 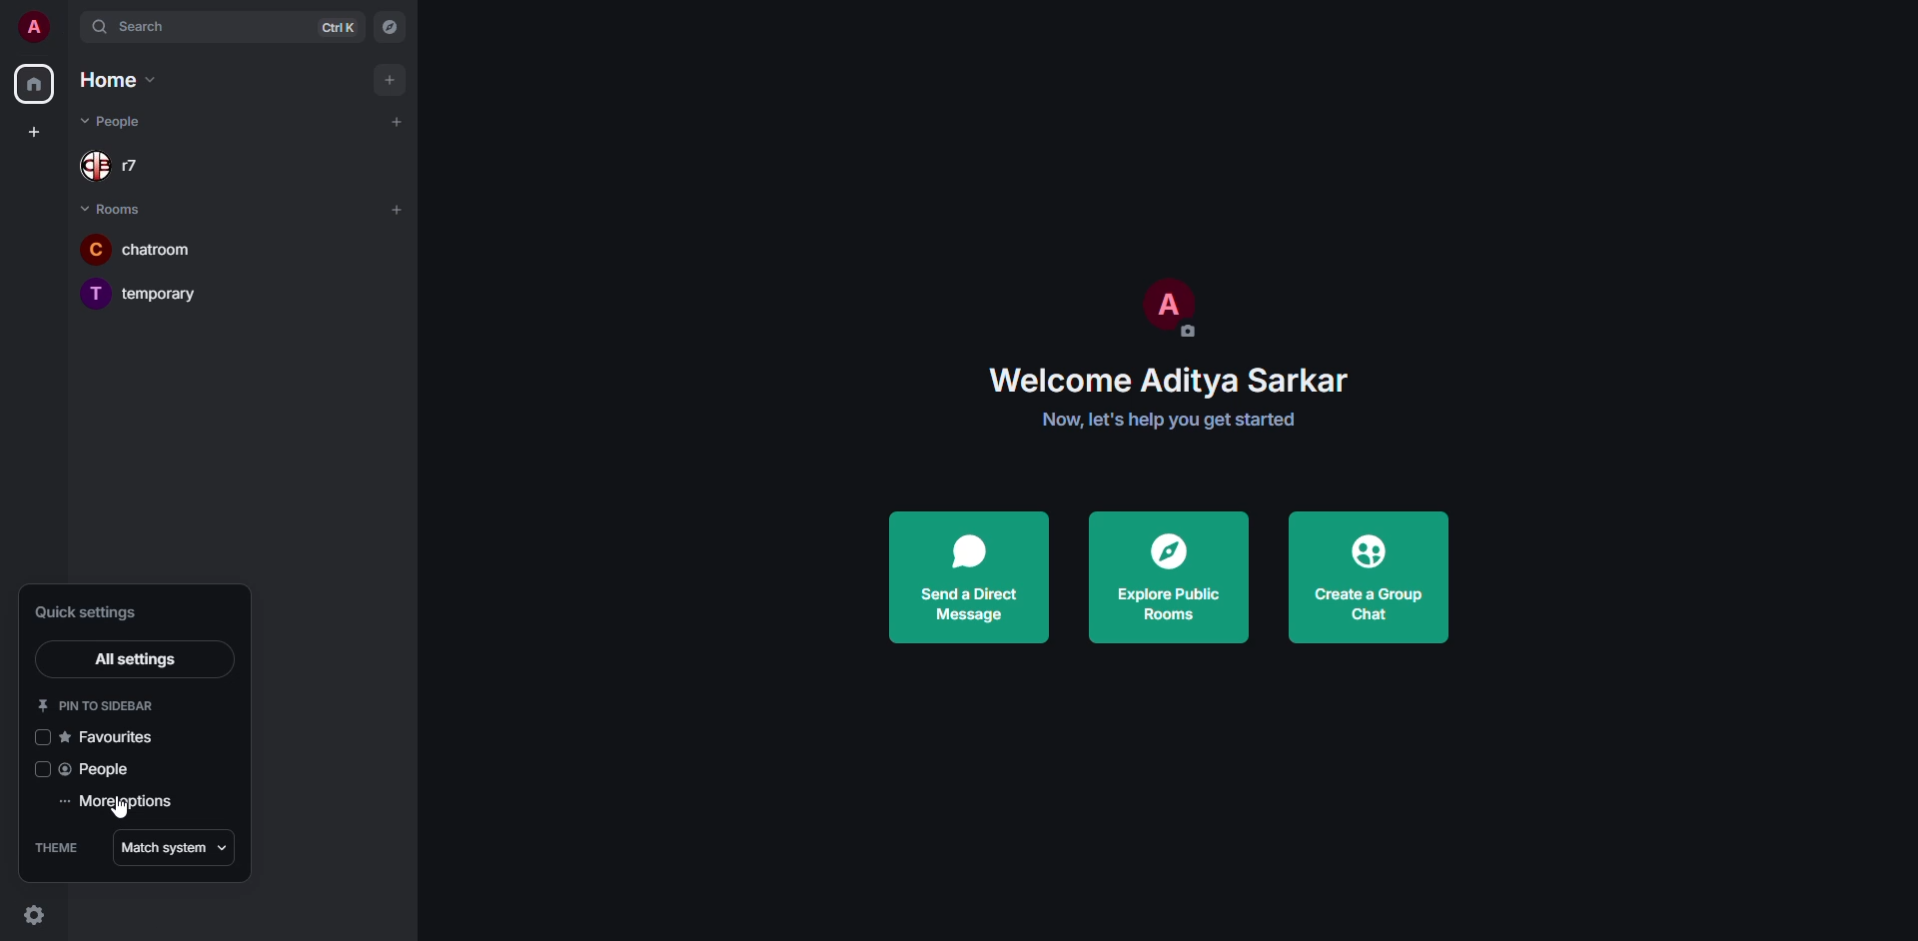 What do you see at coordinates (32, 129) in the screenshot?
I see `create space` at bounding box center [32, 129].